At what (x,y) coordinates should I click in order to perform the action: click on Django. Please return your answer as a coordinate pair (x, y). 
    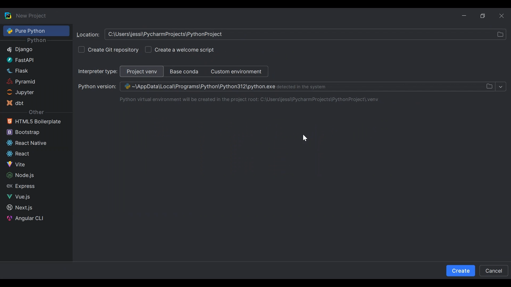
    Looking at the image, I should click on (32, 50).